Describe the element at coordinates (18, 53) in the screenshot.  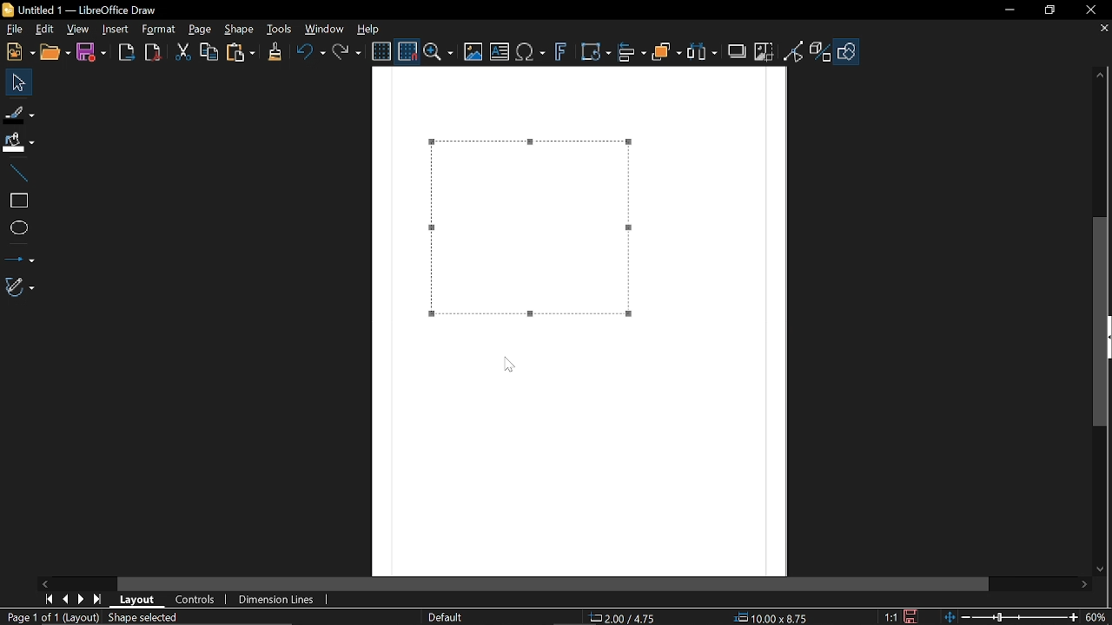
I see `New` at that location.